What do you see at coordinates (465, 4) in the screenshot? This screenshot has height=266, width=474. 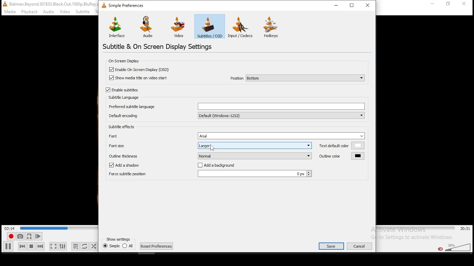 I see `` at bounding box center [465, 4].